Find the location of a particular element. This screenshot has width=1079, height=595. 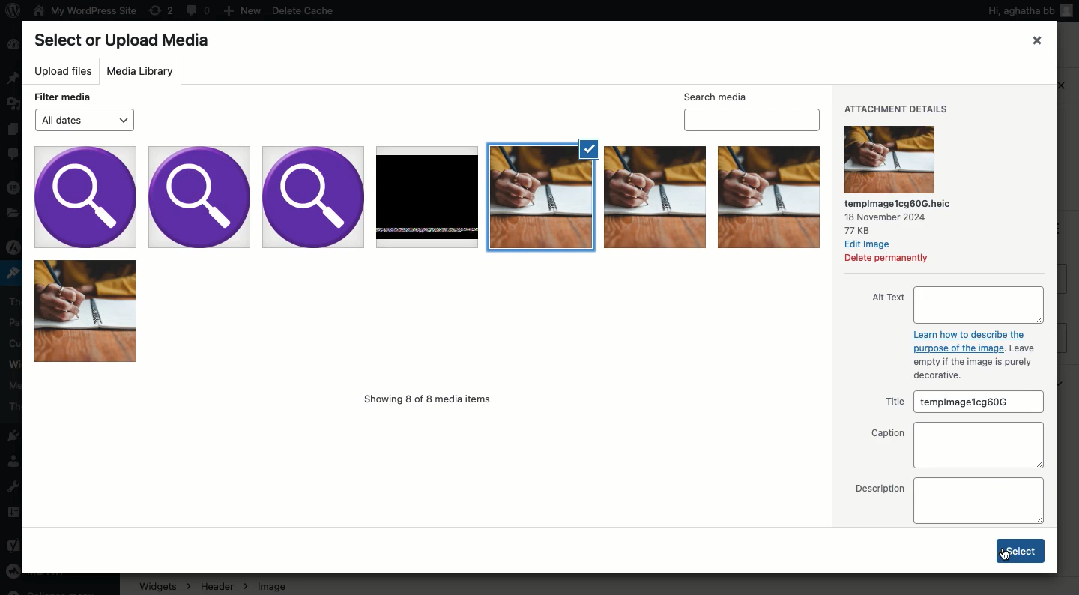

Media library is located at coordinates (142, 70).